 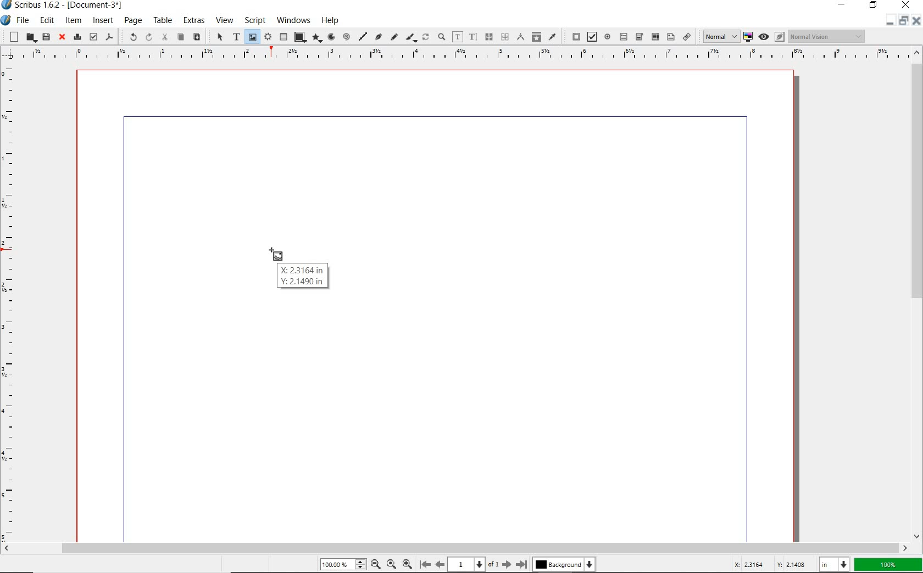 What do you see at coordinates (536, 37) in the screenshot?
I see `copy item properties` at bounding box center [536, 37].